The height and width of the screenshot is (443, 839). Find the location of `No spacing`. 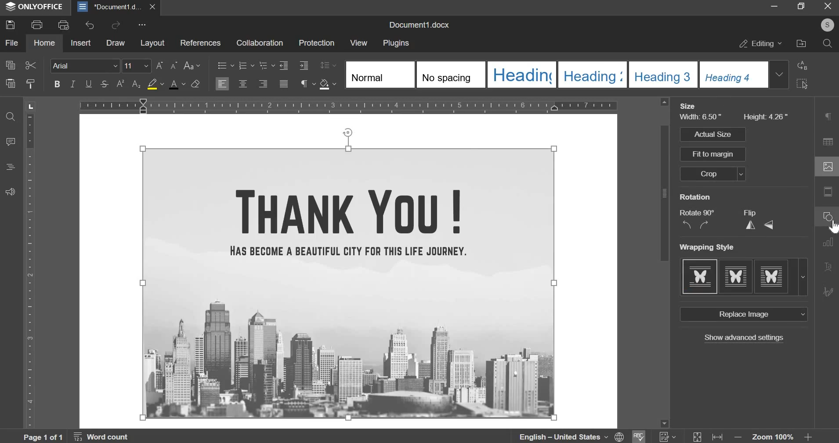

No spacing is located at coordinates (450, 75).